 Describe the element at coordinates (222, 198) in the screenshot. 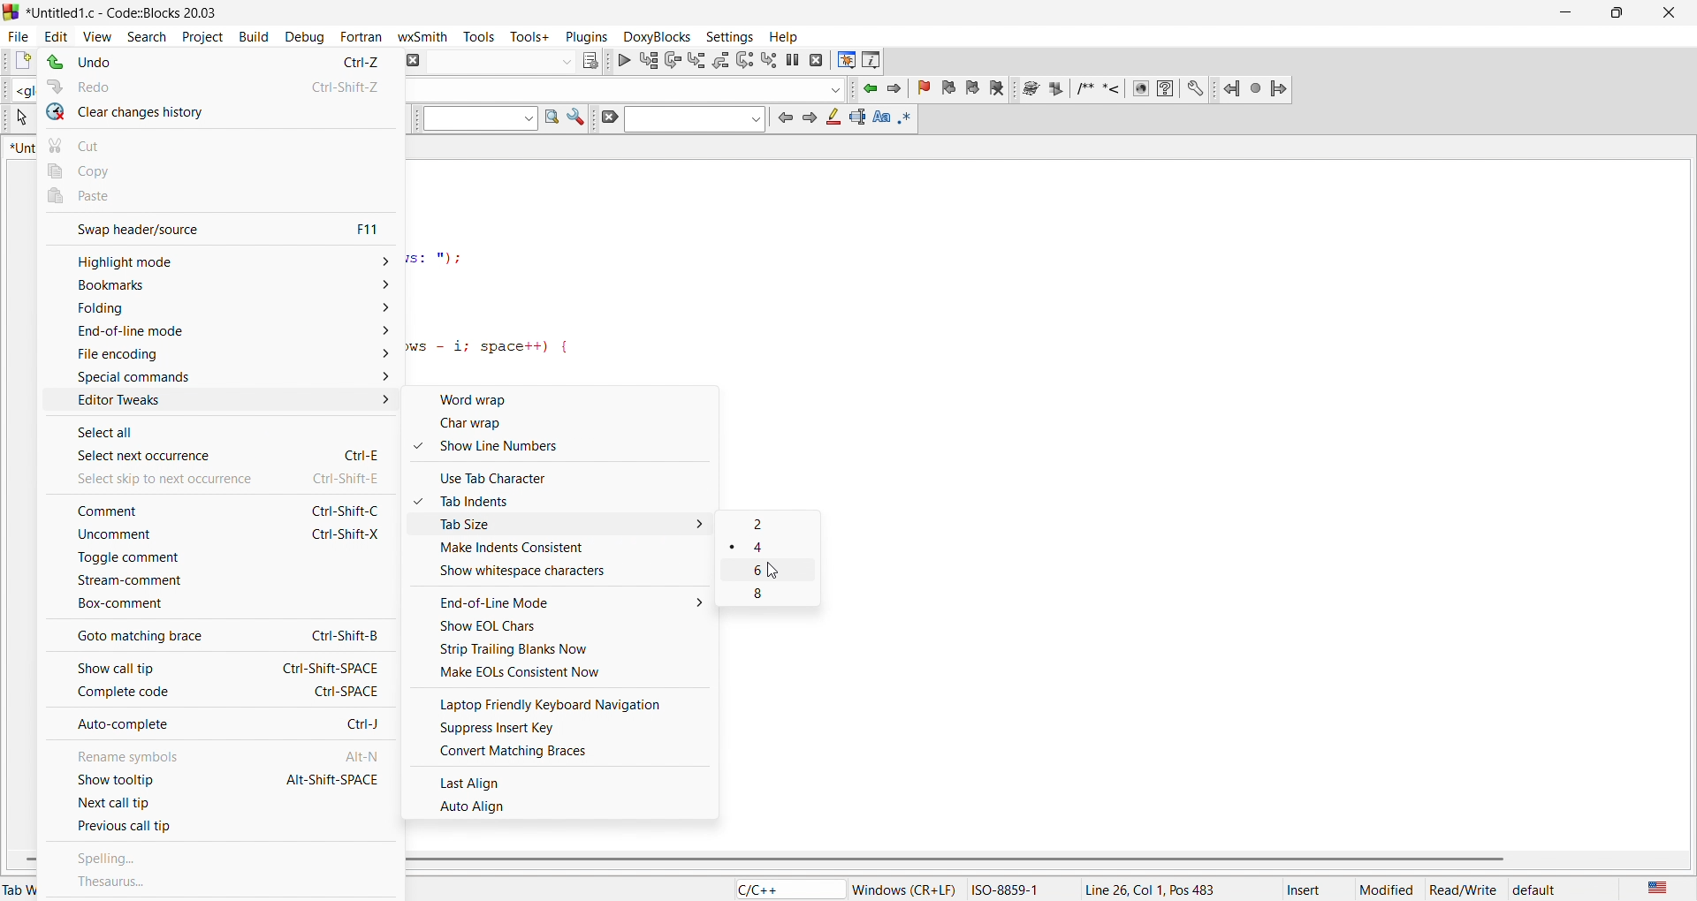

I see `paste` at that location.